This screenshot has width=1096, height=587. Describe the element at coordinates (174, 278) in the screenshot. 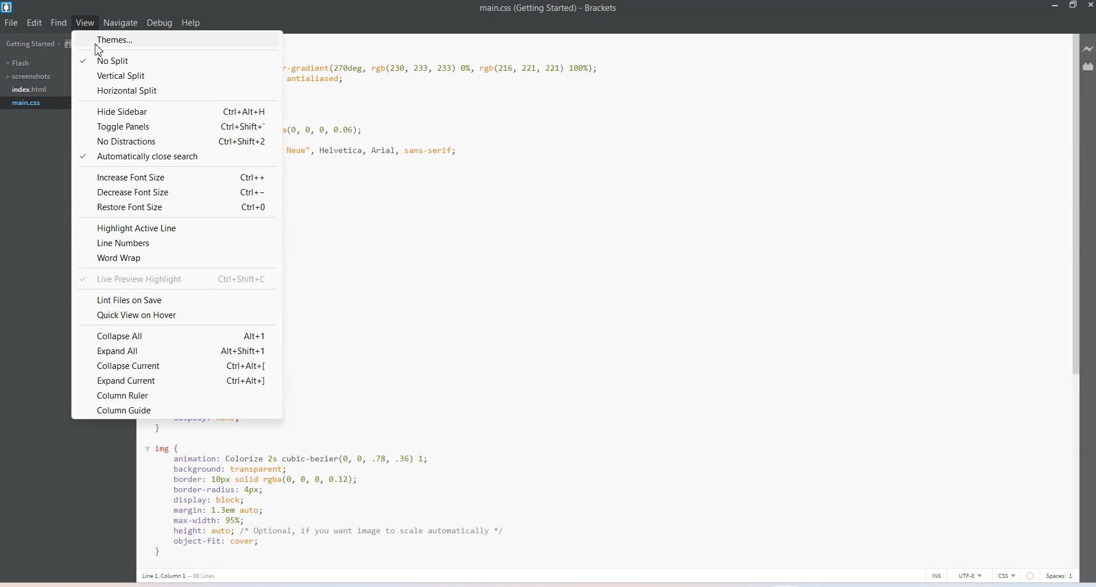

I see `Live preview Highlight` at that location.